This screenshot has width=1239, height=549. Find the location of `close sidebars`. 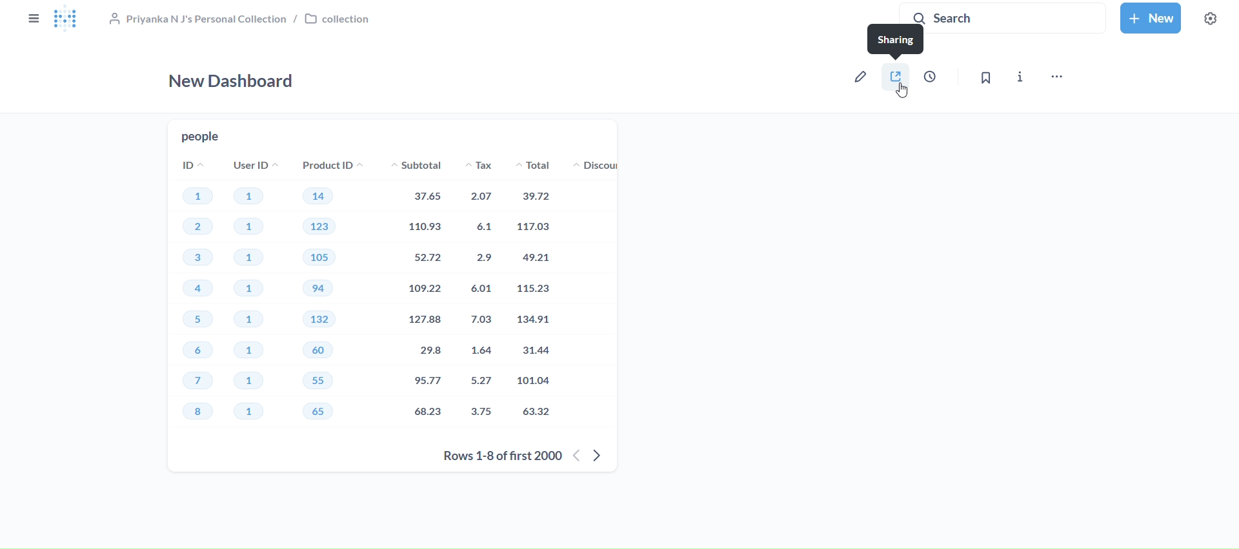

close sidebars is located at coordinates (32, 20).